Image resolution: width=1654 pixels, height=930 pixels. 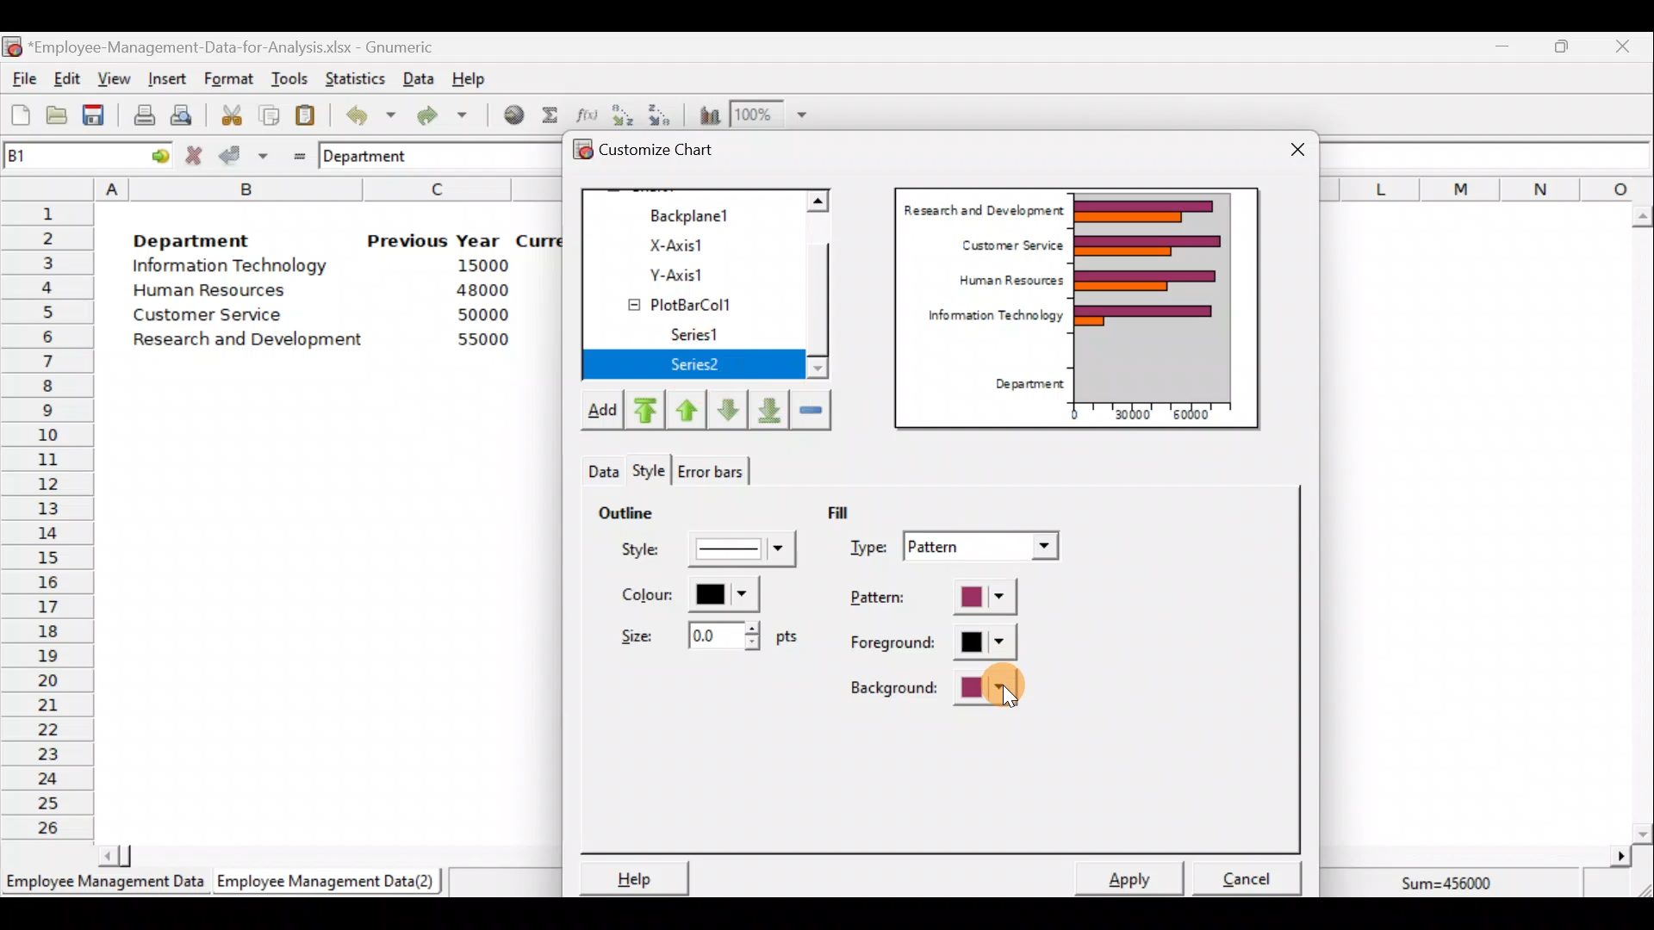 What do you see at coordinates (935, 643) in the screenshot?
I see `Foreground` at bounding box center [935, 643].